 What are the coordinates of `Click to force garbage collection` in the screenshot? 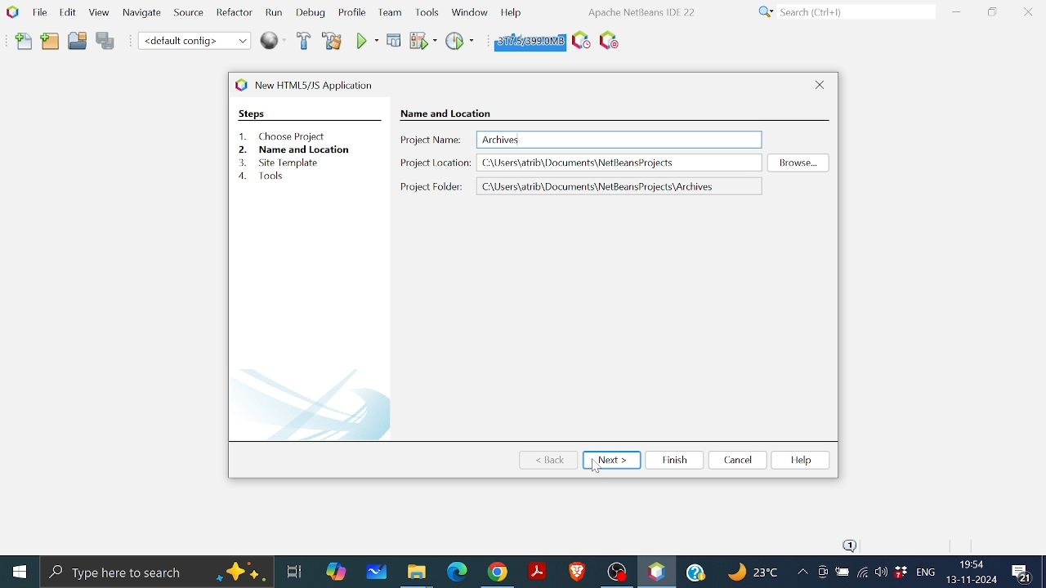 It's located at (528, 40).